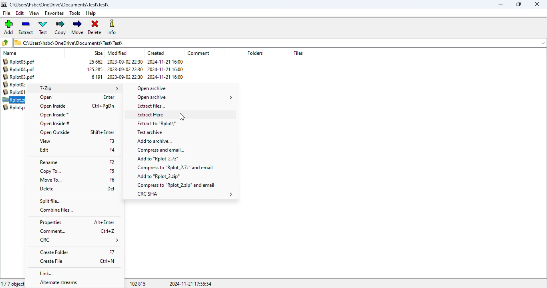 The width and height of the screenshot is (547, 288). Describe the element at coordinates (154, 141) in the screenshot. I see `add to archive` at that location.